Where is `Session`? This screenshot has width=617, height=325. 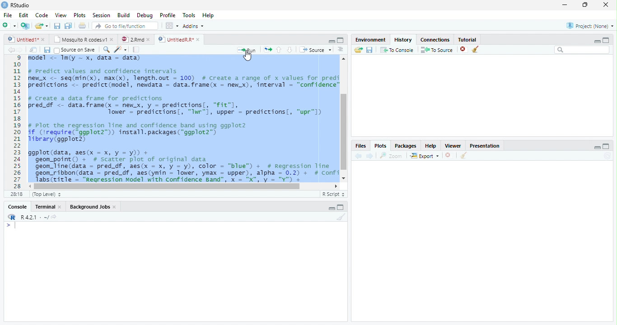
Session is located at coordinates (102, 15).